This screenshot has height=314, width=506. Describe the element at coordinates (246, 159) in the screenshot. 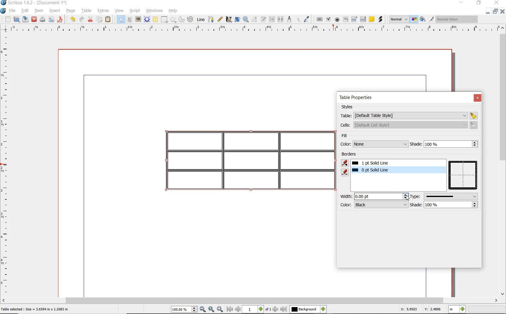

I see `table highlighted` at that location.